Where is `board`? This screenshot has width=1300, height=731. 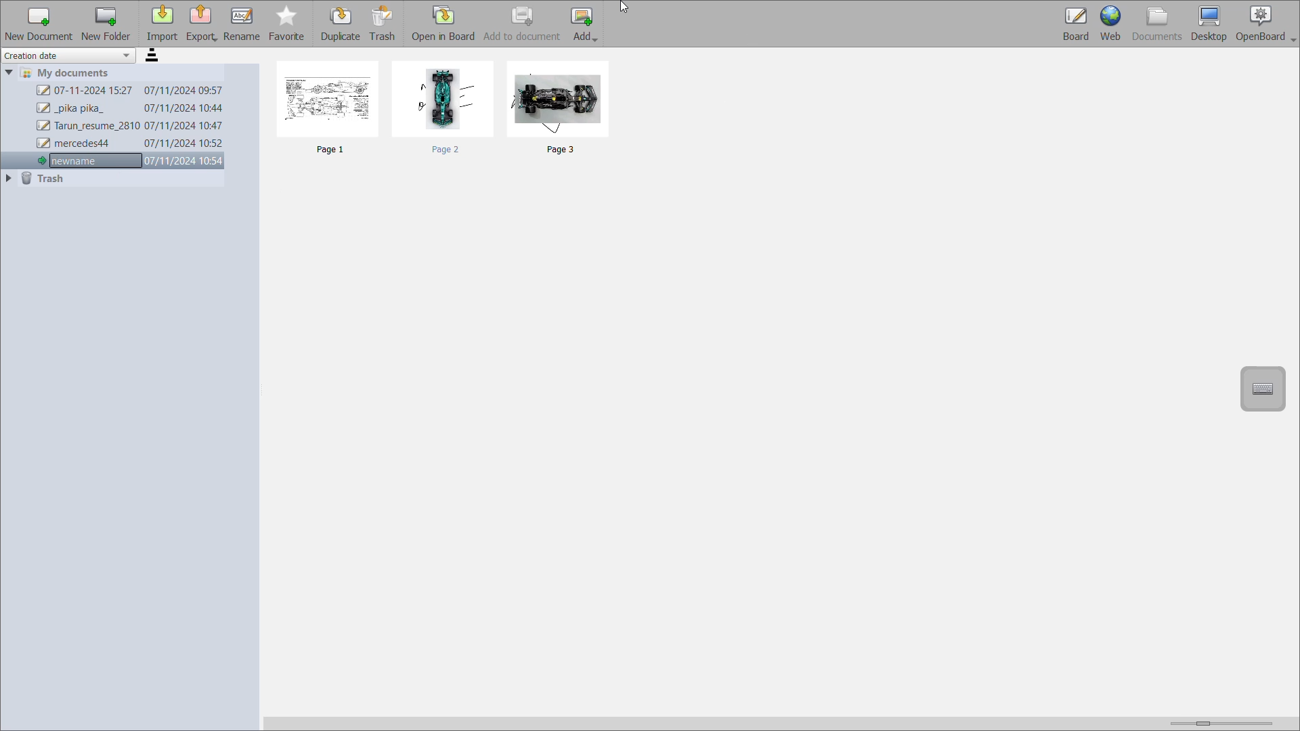
board is located at coordinates (1073, 24).